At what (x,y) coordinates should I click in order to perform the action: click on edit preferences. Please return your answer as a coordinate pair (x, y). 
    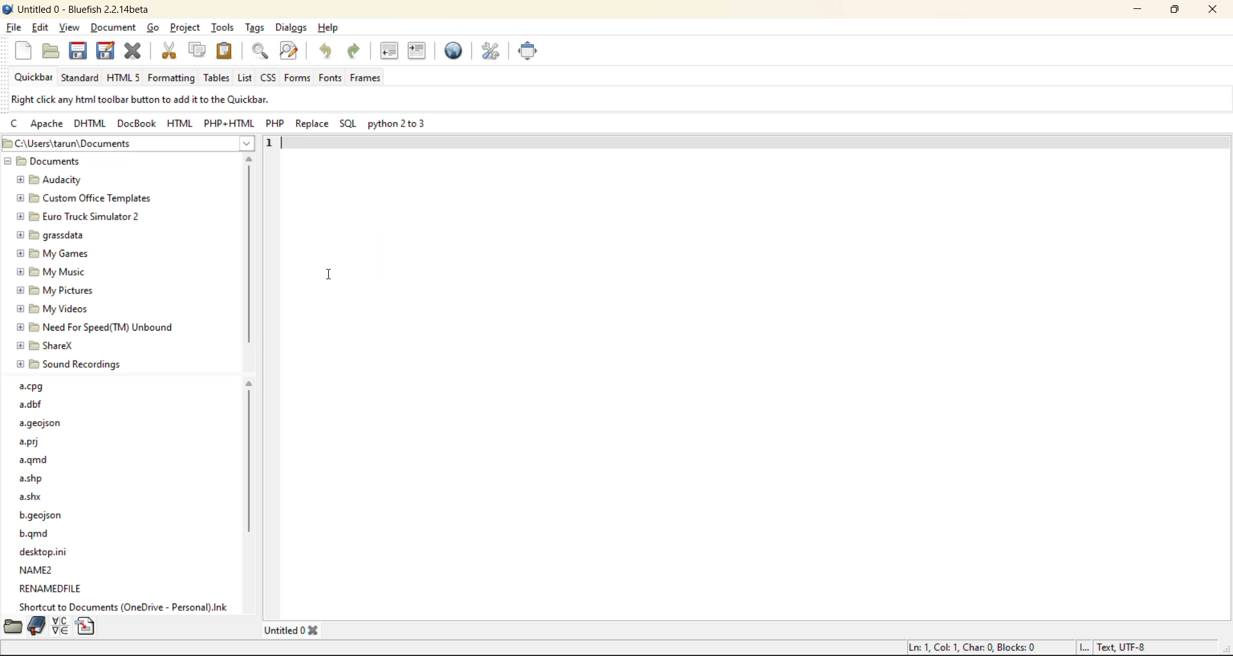
    Looking at the image, I should click on (489, 52).